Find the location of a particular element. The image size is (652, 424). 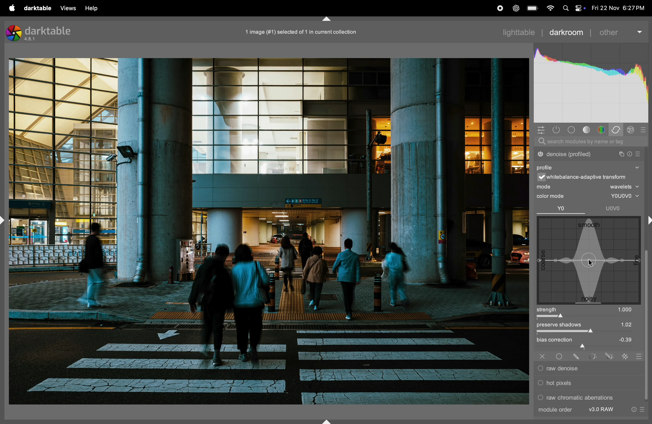

effect is located at coordinates (631, 130).